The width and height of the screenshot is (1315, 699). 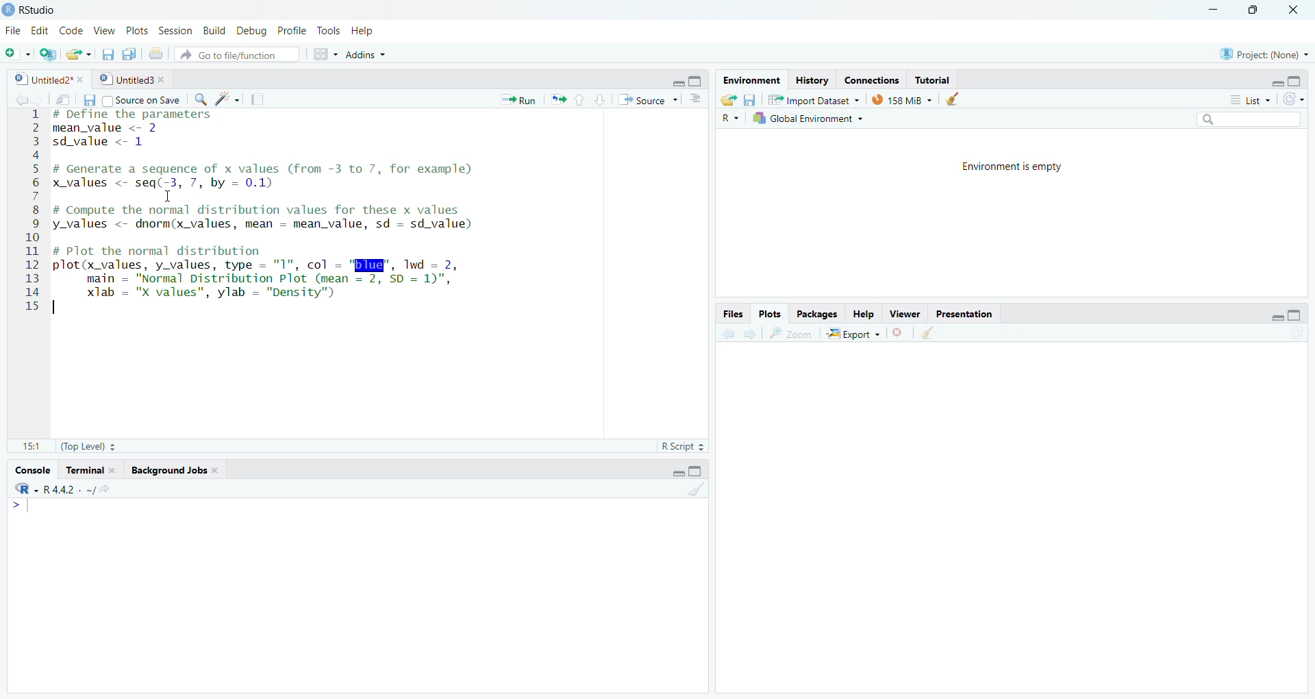 I want to click on remove current viewer, so click(x=899, y=332).